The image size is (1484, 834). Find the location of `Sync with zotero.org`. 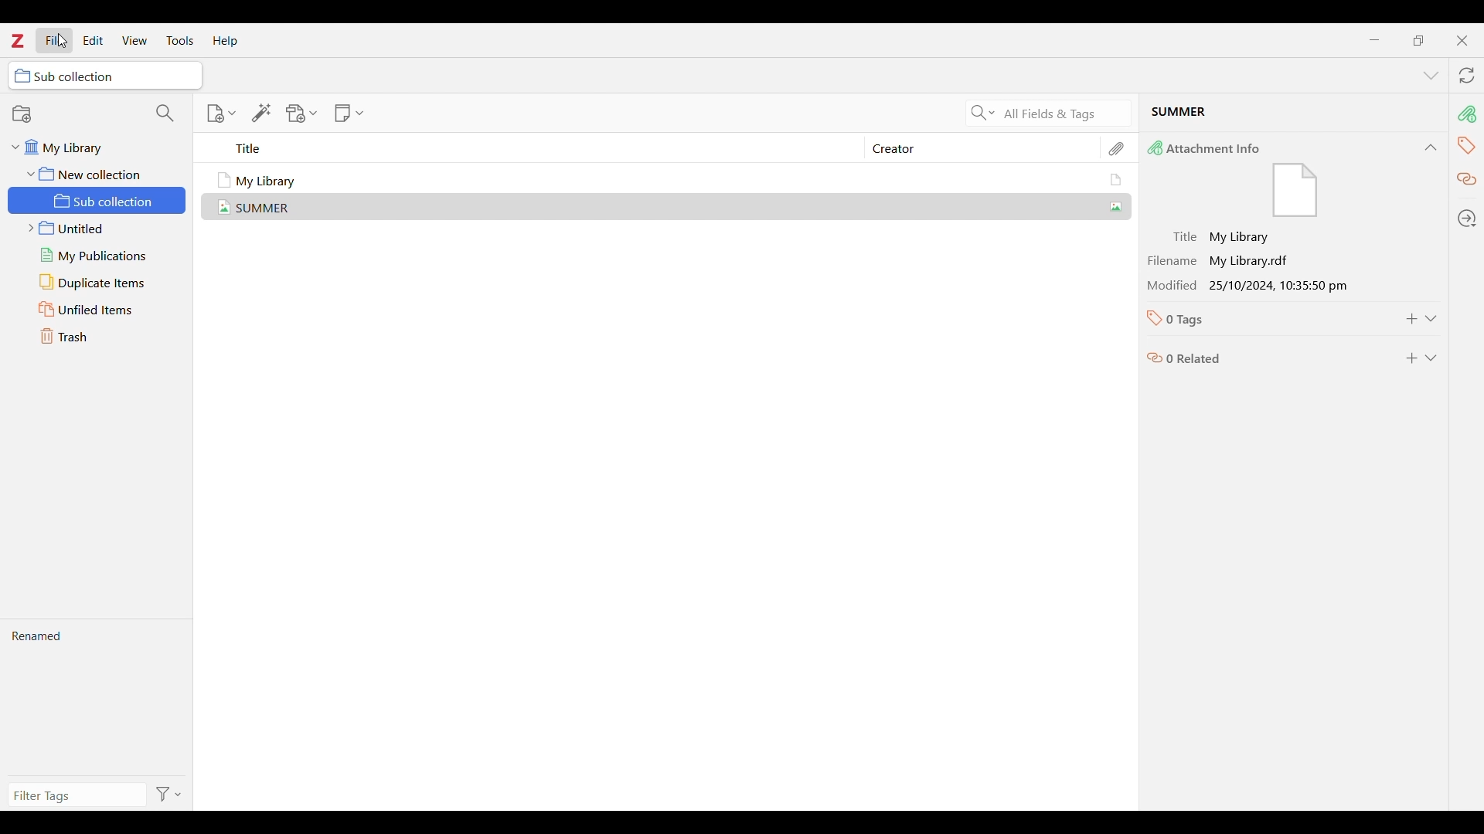

Sync with zotero.org is located at coordinates (1468, 75).